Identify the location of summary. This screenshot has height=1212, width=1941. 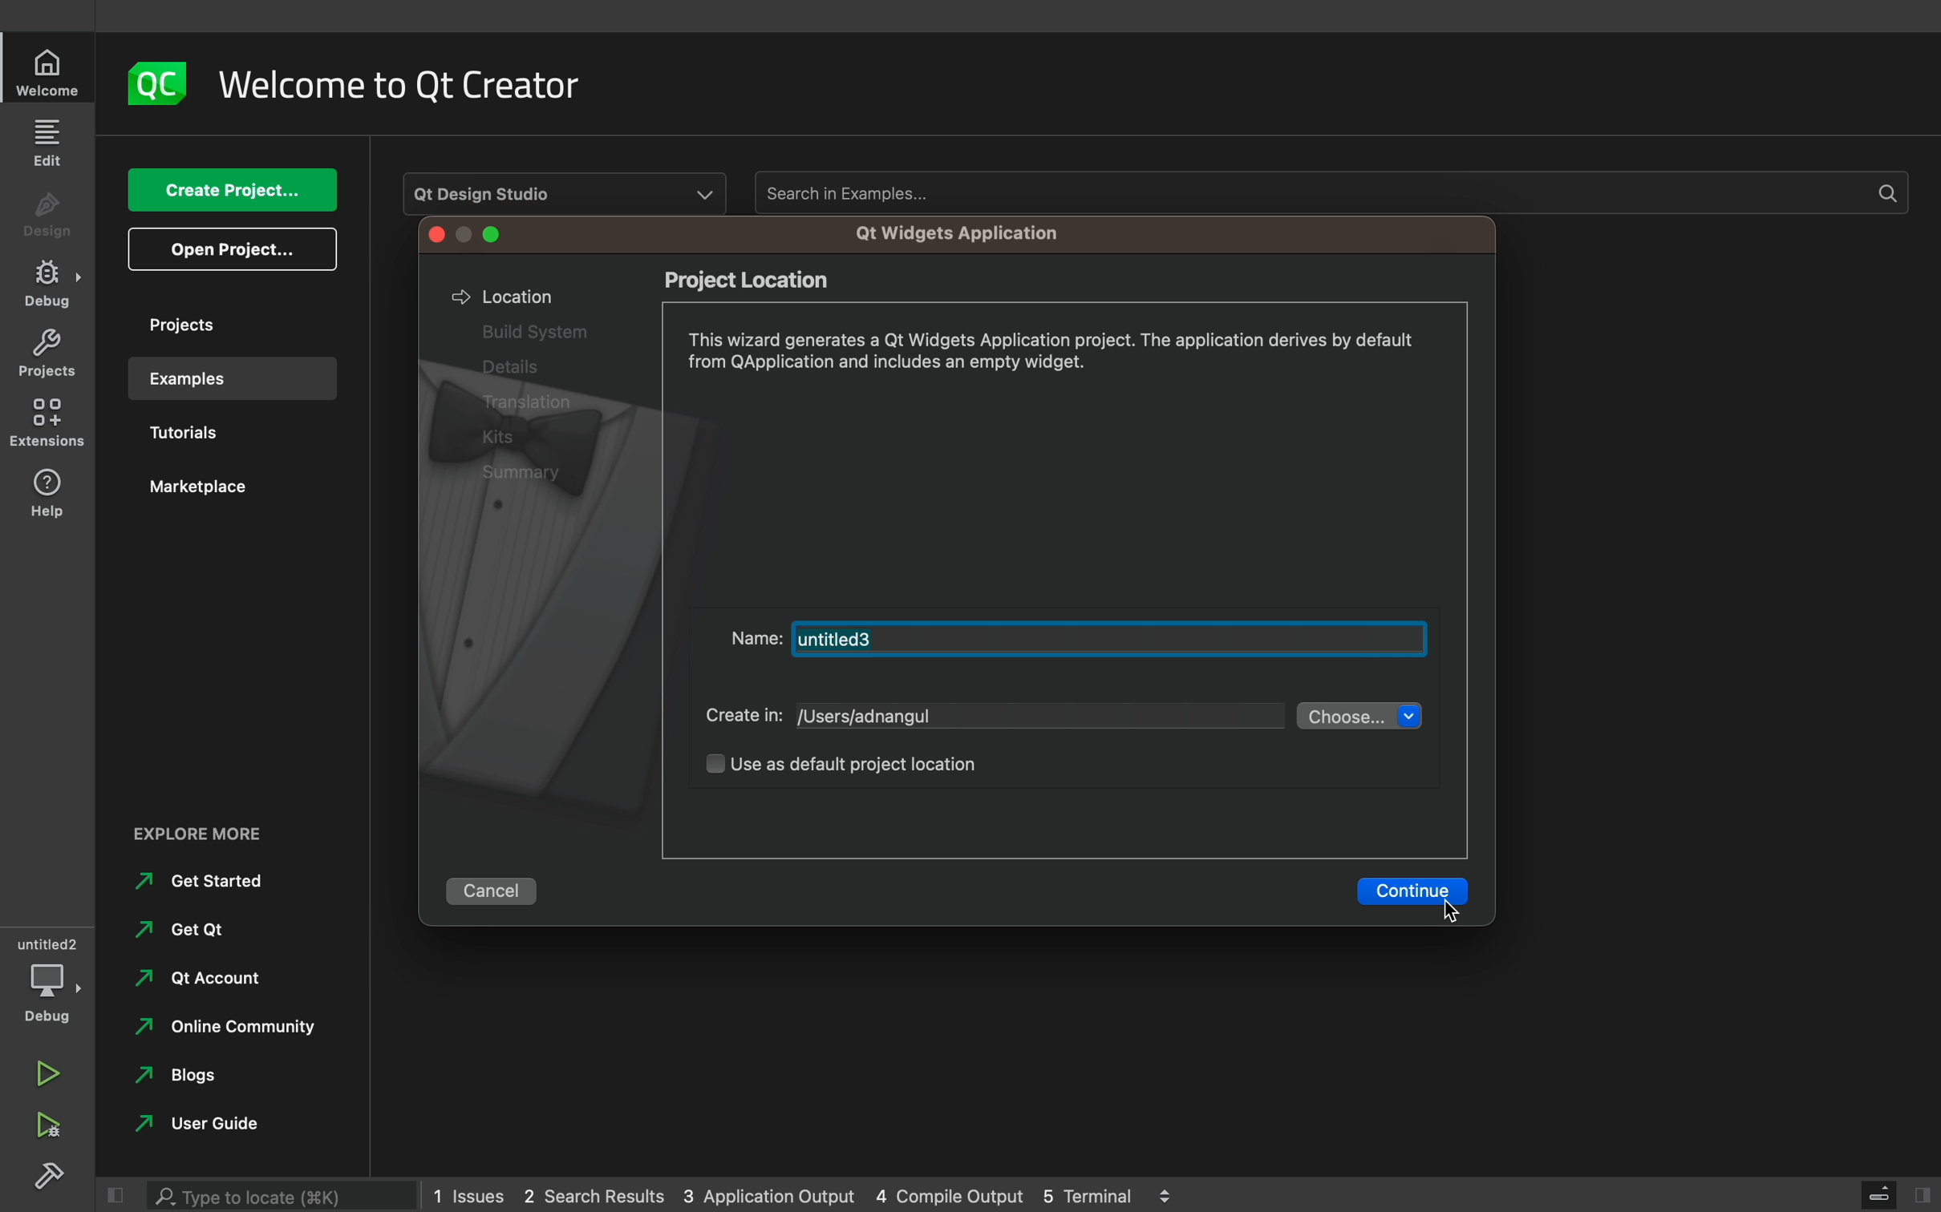
(532, 474).